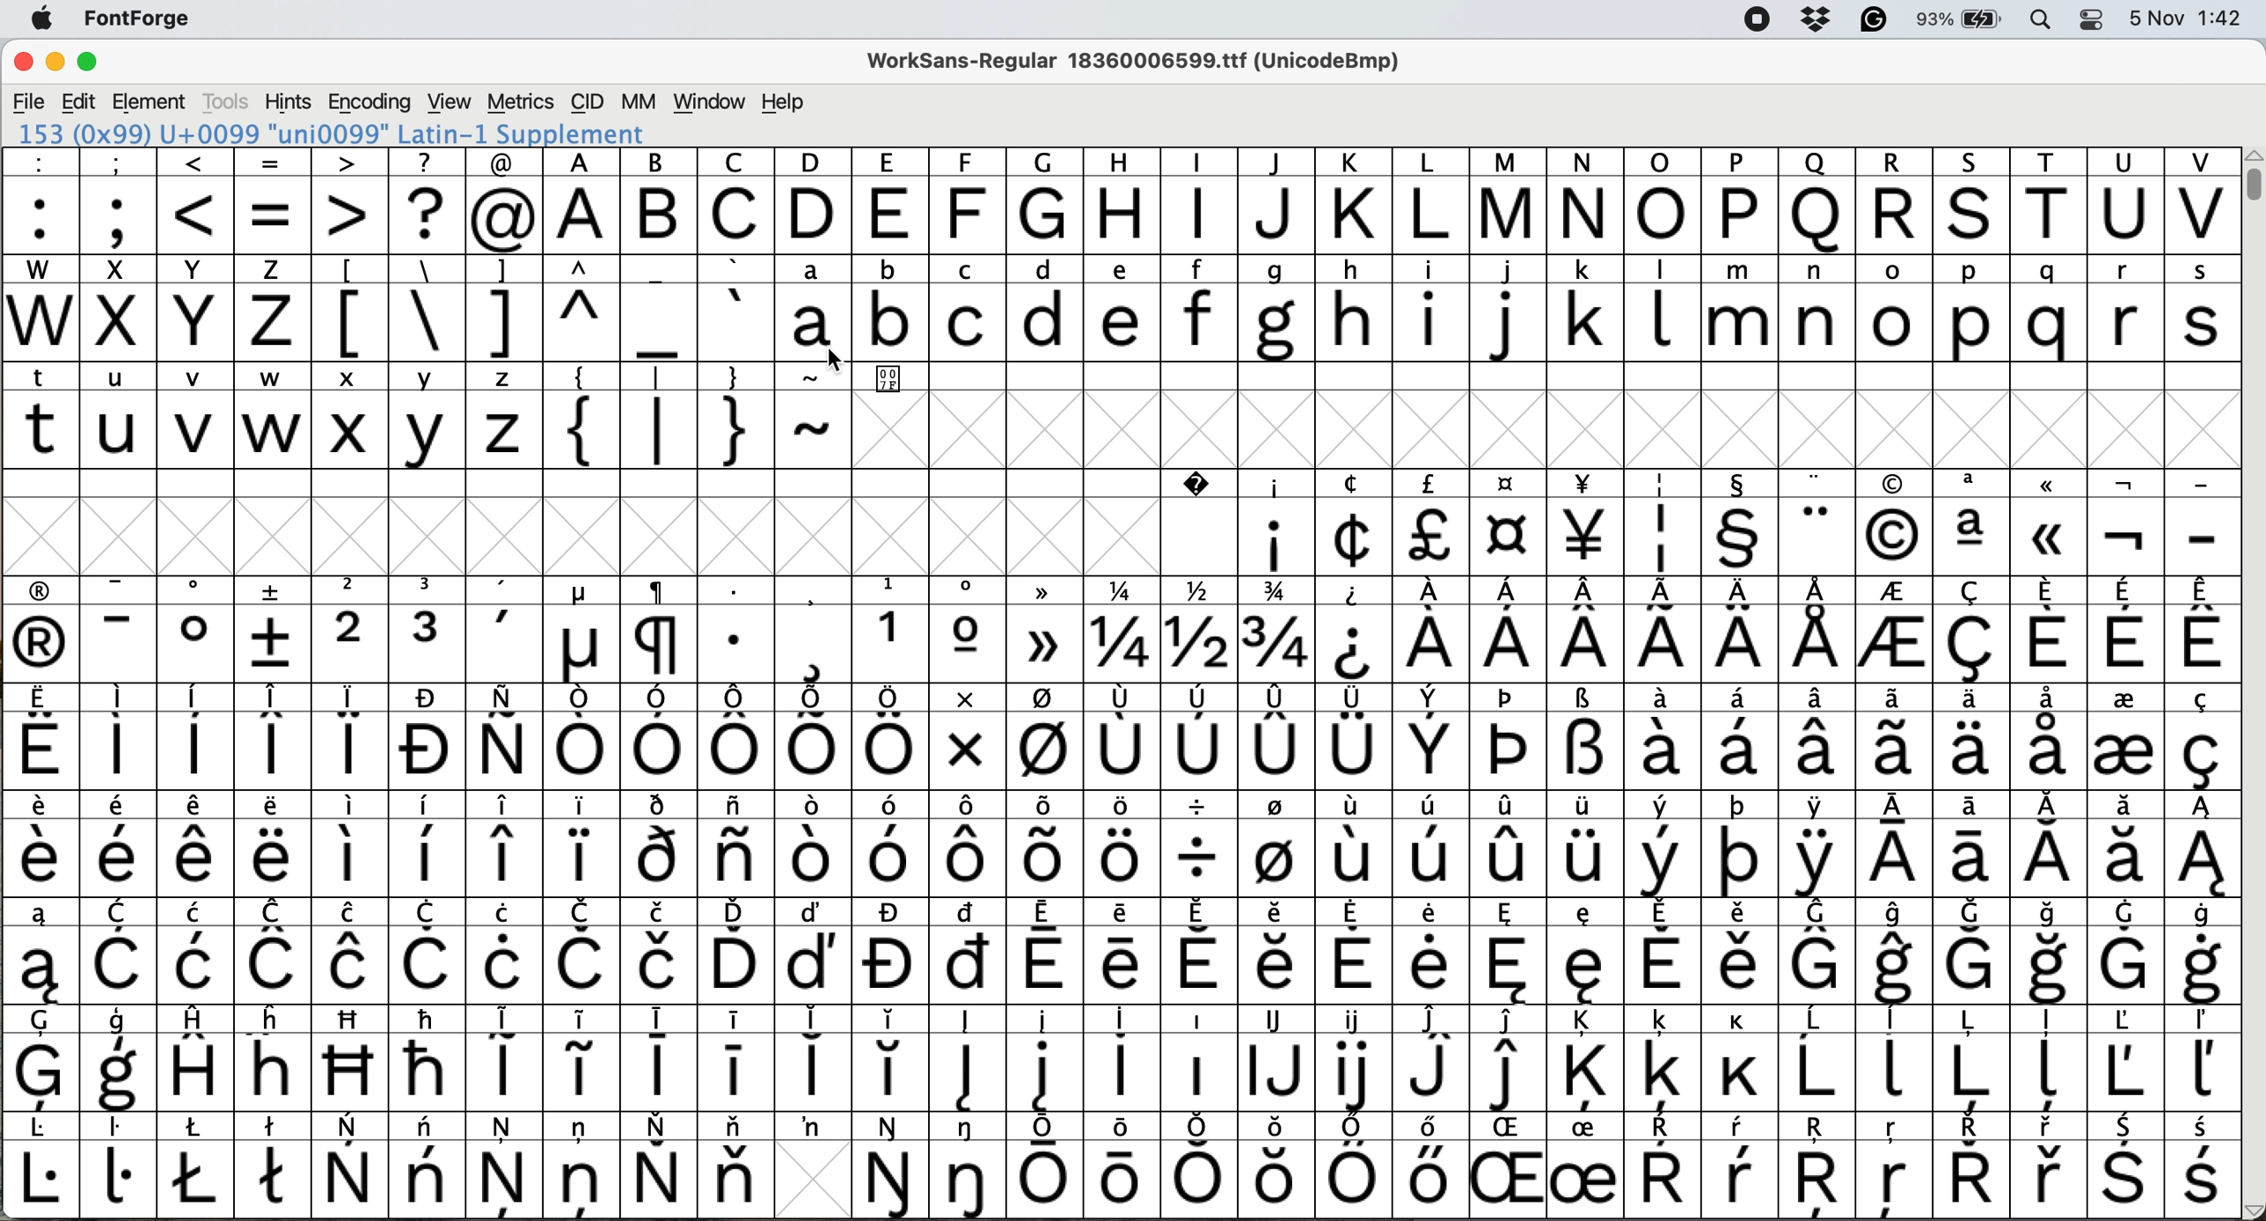  What do you see at coordinates (969, 951) in the screenshot?
I see `symbol` at bounding box center [969, 951].